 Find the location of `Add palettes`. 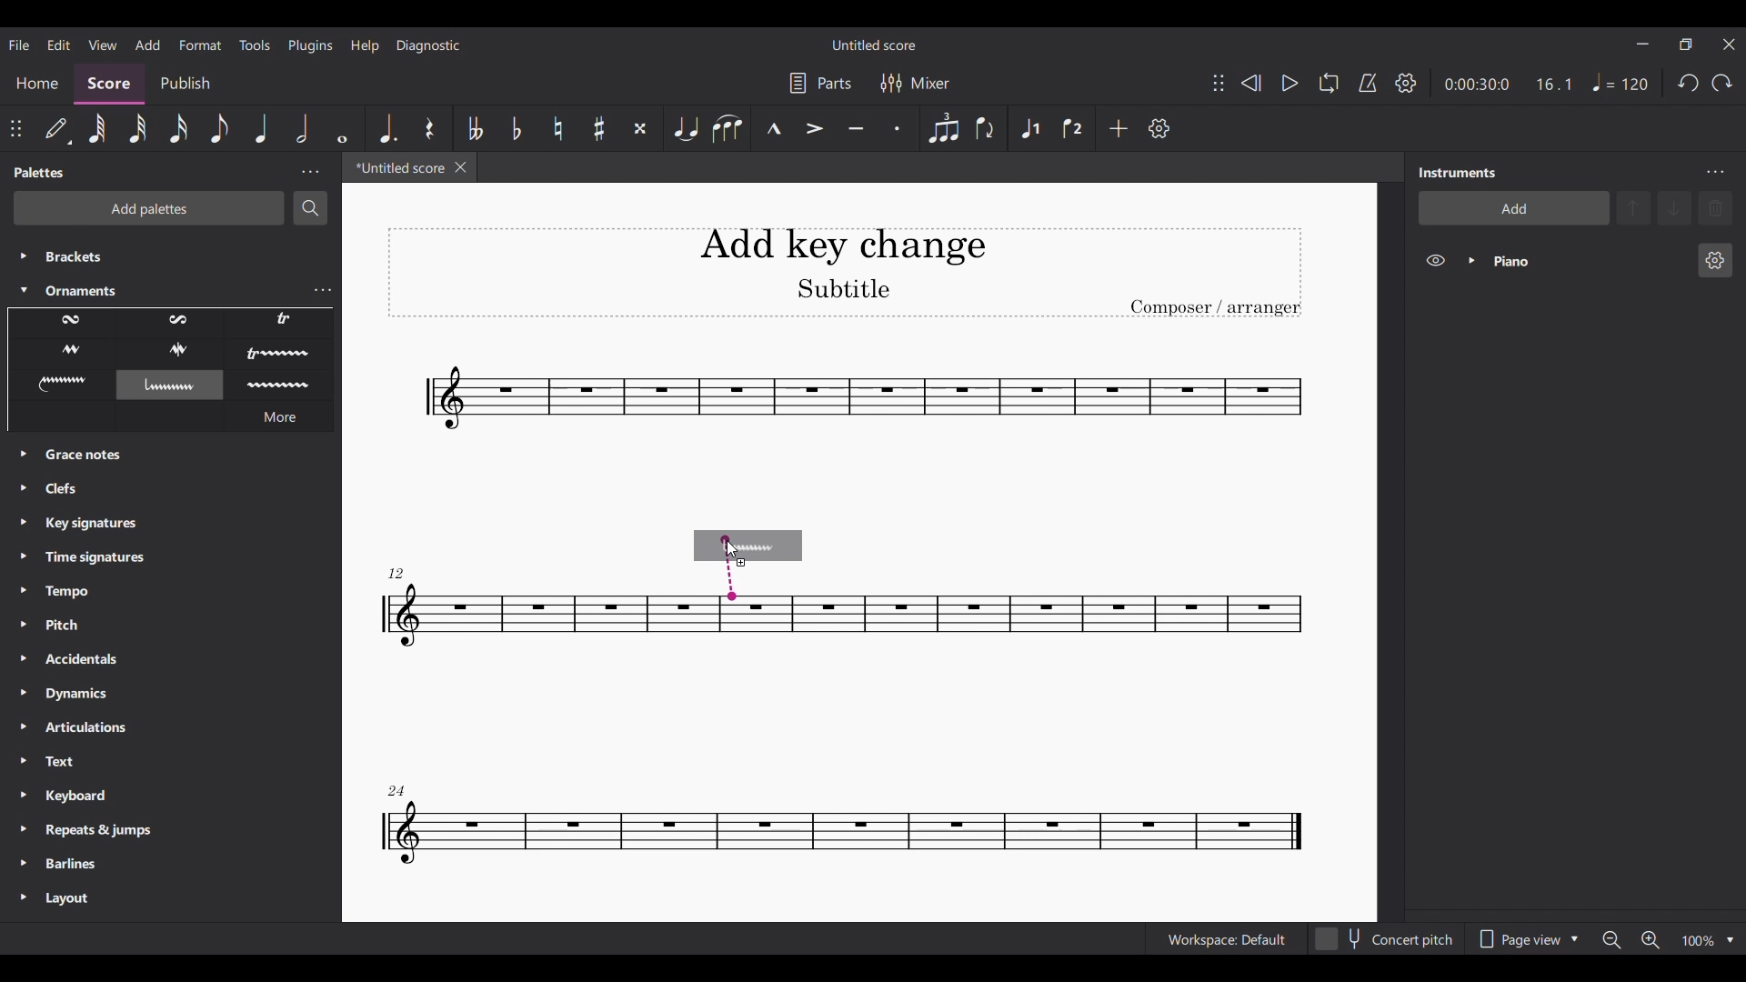

Add palettes is located at coordinates (149, 208).